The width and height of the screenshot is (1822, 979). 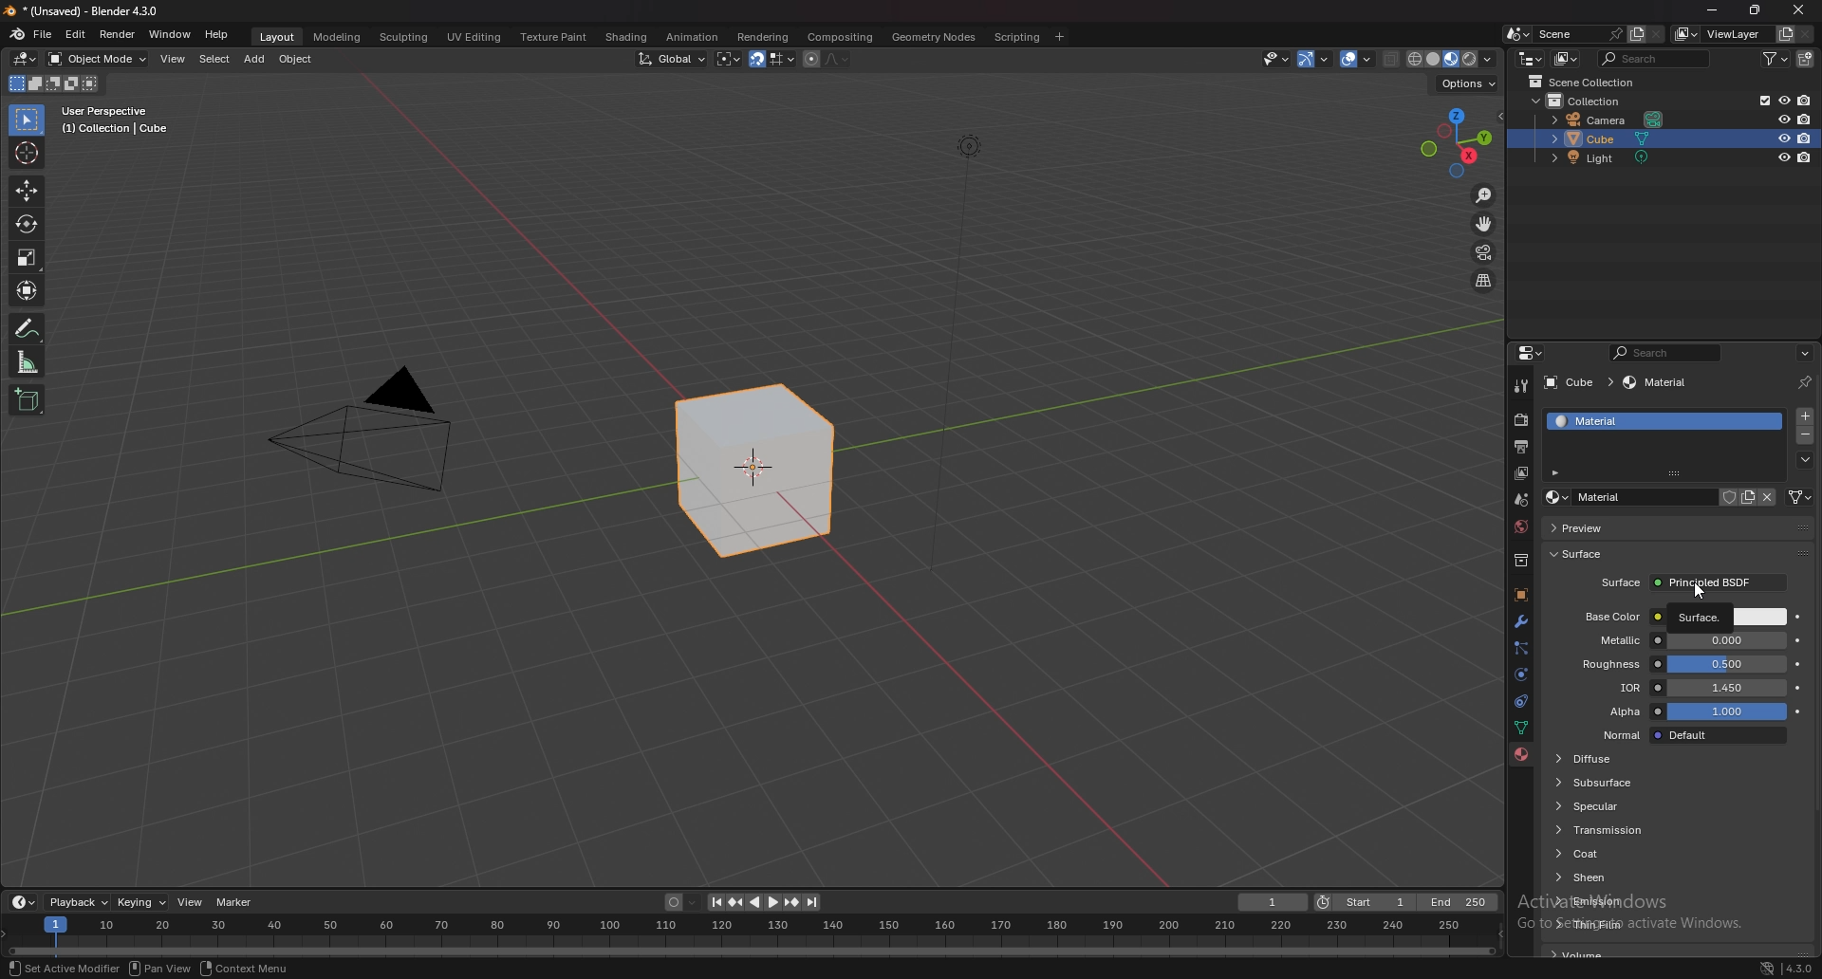 What do you see at coordinates (1519, 596) in the screenshot?
I see `object` at bounding box center [1519, 596].